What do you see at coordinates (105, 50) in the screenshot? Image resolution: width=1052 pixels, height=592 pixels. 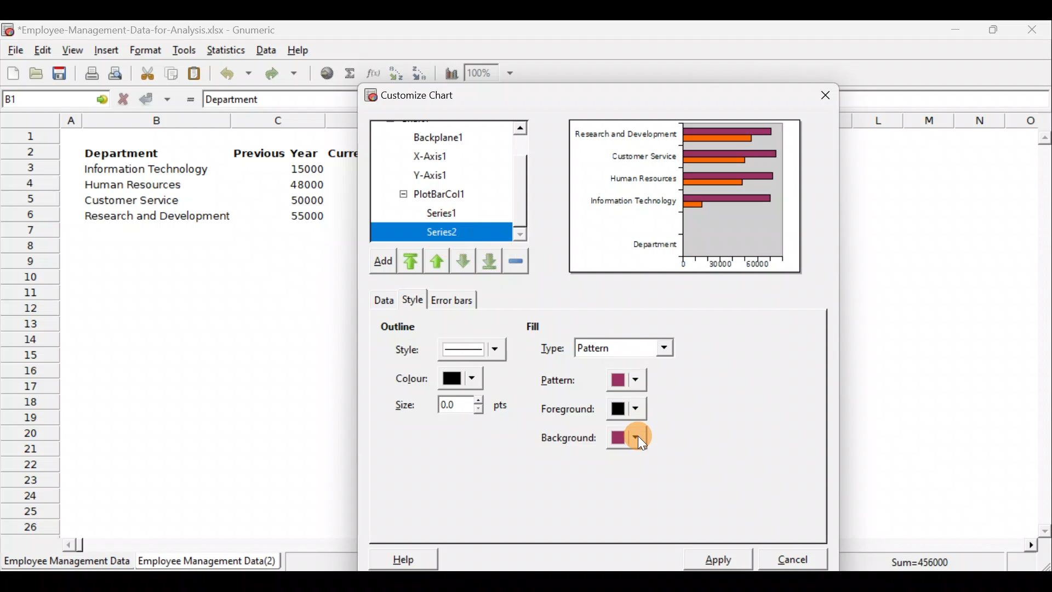 I see `Insert` at bounding box center [105, 50].